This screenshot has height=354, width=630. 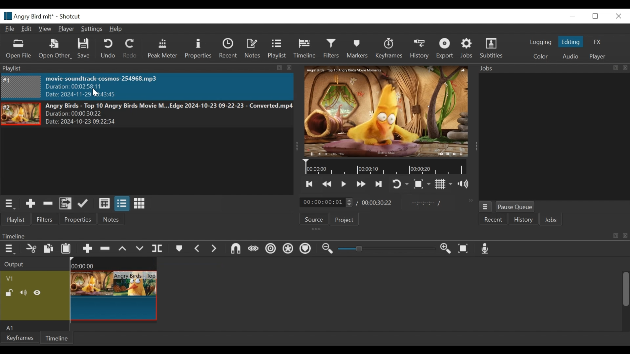 I want to click on Cursor, so click(x=95, y=92).